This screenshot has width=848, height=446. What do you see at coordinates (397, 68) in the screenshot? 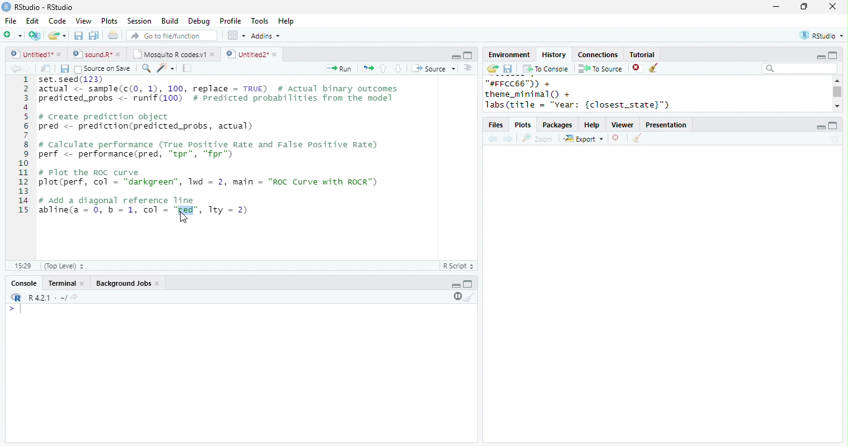
I see `down` at bounding box center [397, 68].